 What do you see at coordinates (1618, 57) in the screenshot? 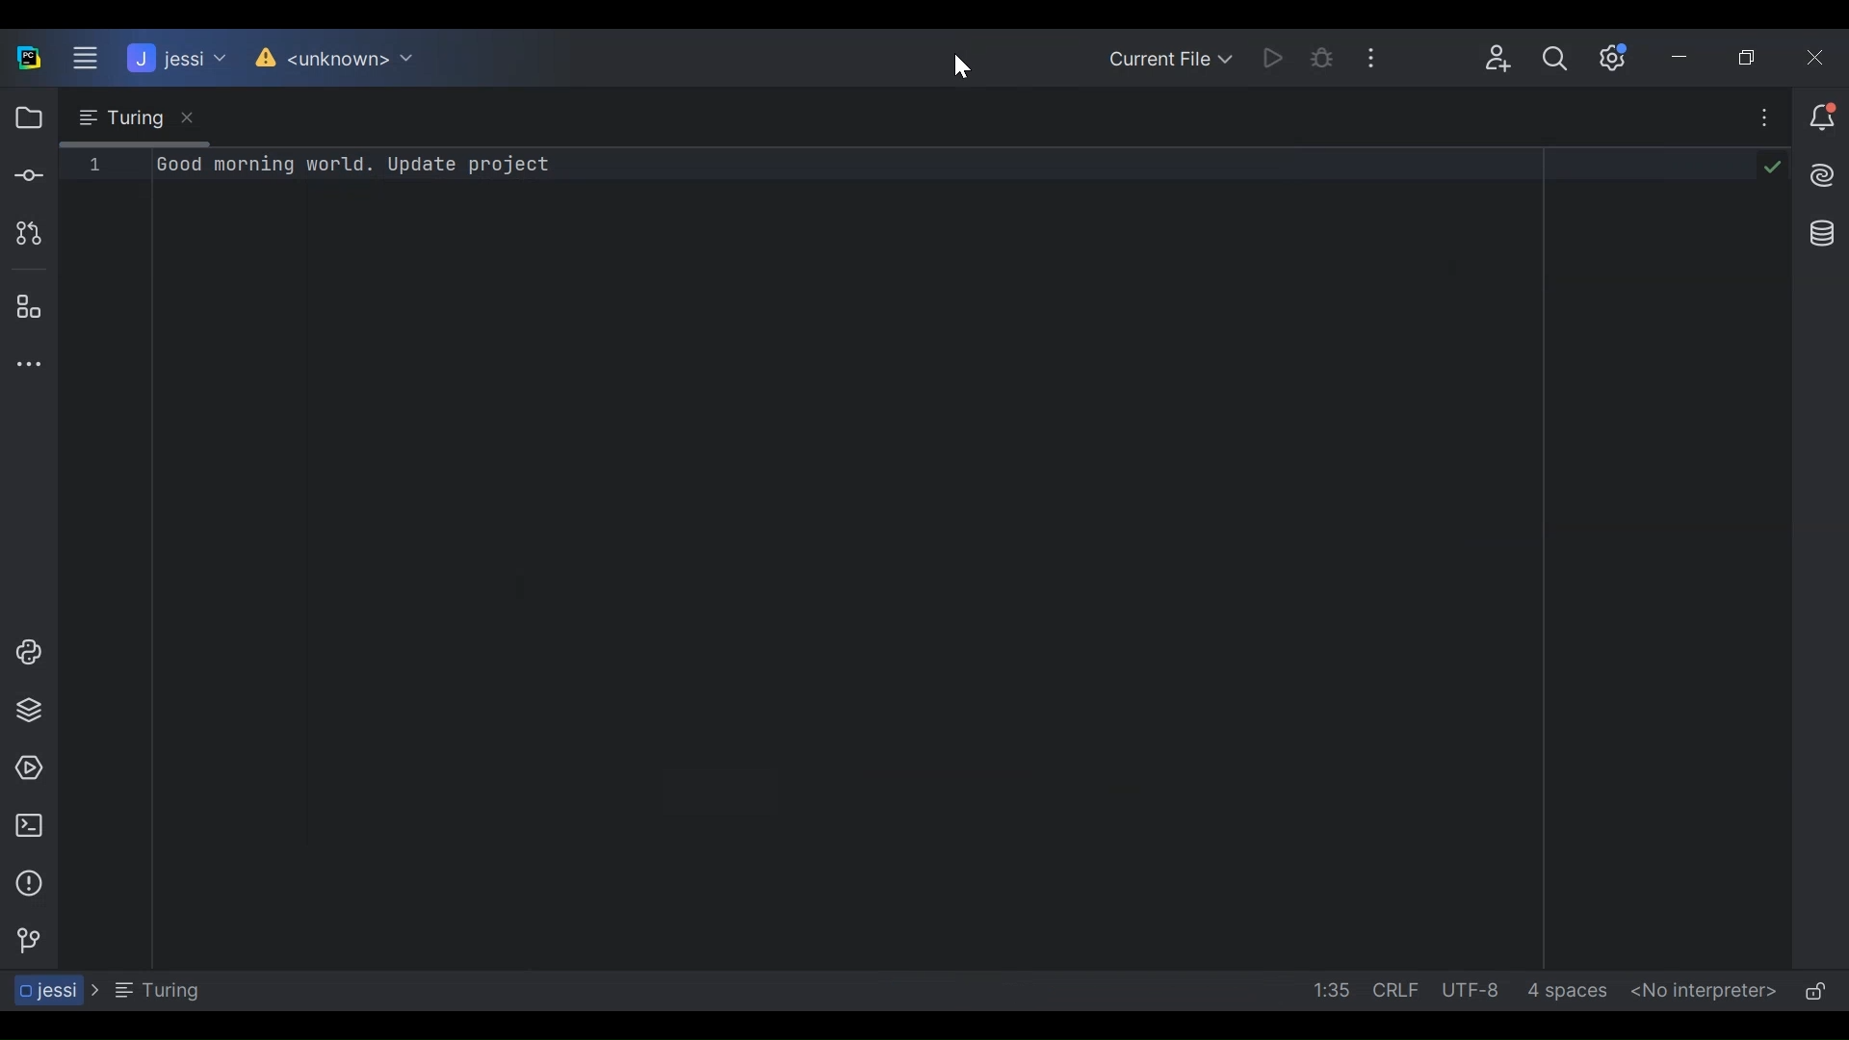
I see `Settings` at bounding box center [1618, 57].